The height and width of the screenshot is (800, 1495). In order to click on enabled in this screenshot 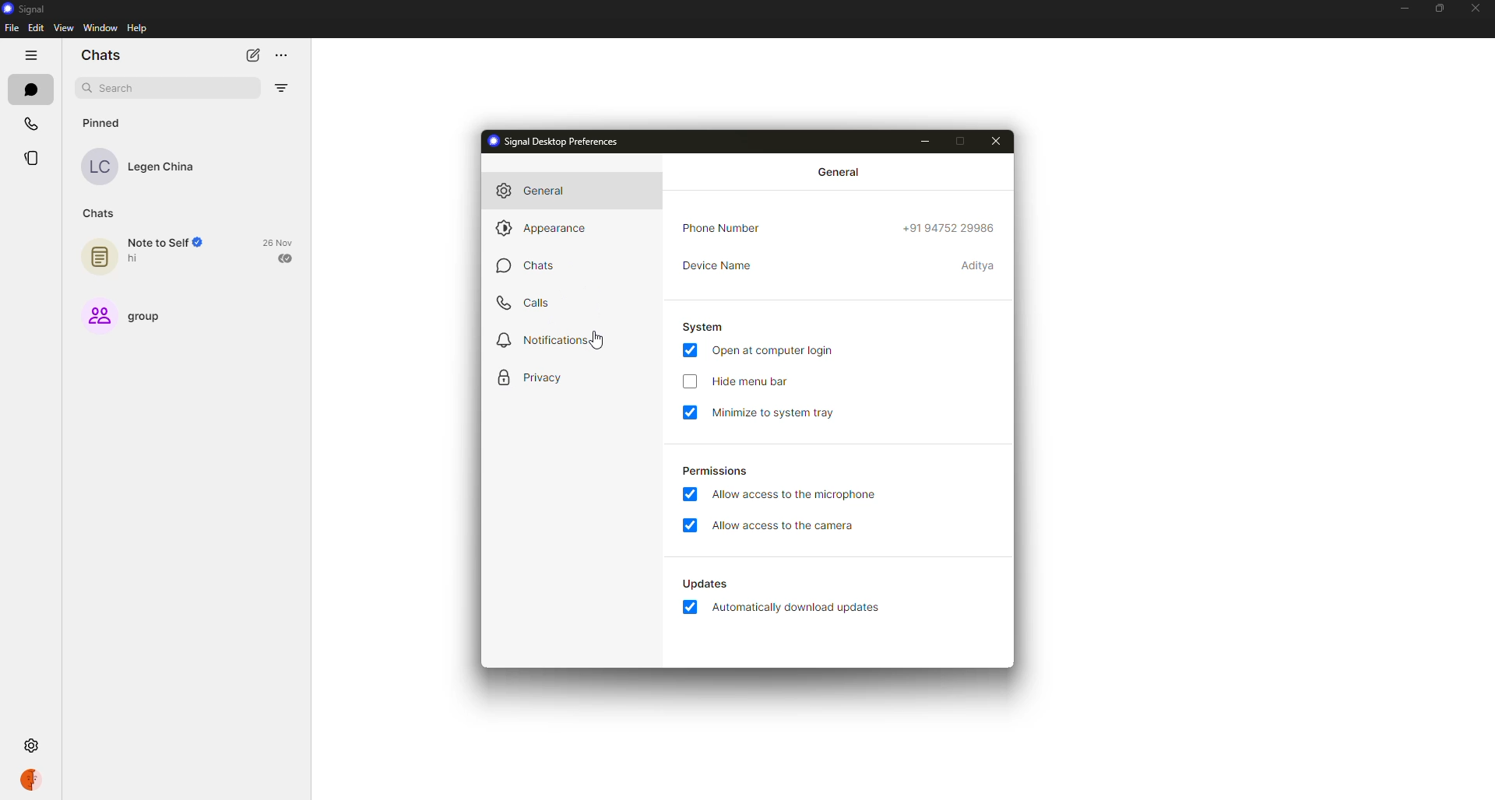, I will do `click(690, 608)`.